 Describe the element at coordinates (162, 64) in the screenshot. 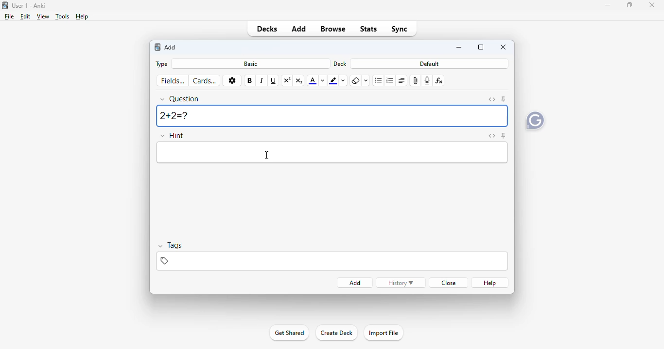

I see `type` at that location.